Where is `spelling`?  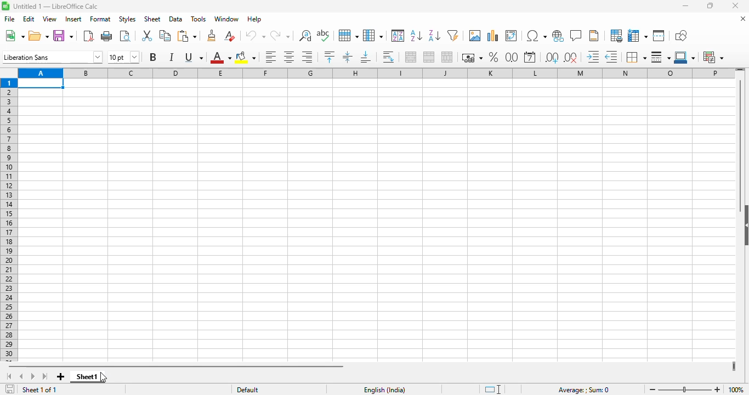
spelling is located at coordinates (323, 35).